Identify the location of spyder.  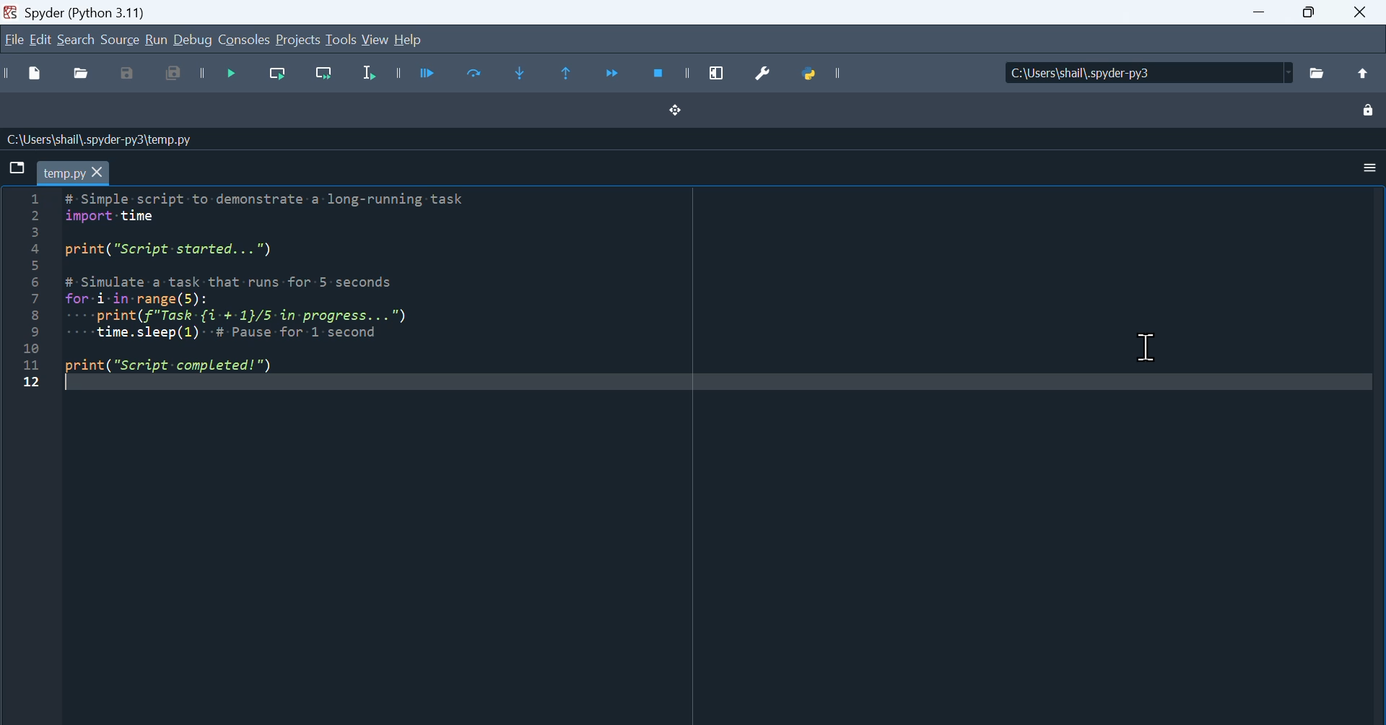
(77, 12).